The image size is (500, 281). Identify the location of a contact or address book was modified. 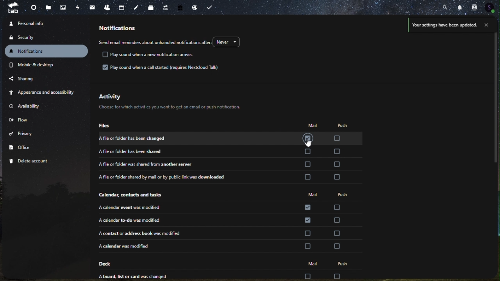
(139, 233).